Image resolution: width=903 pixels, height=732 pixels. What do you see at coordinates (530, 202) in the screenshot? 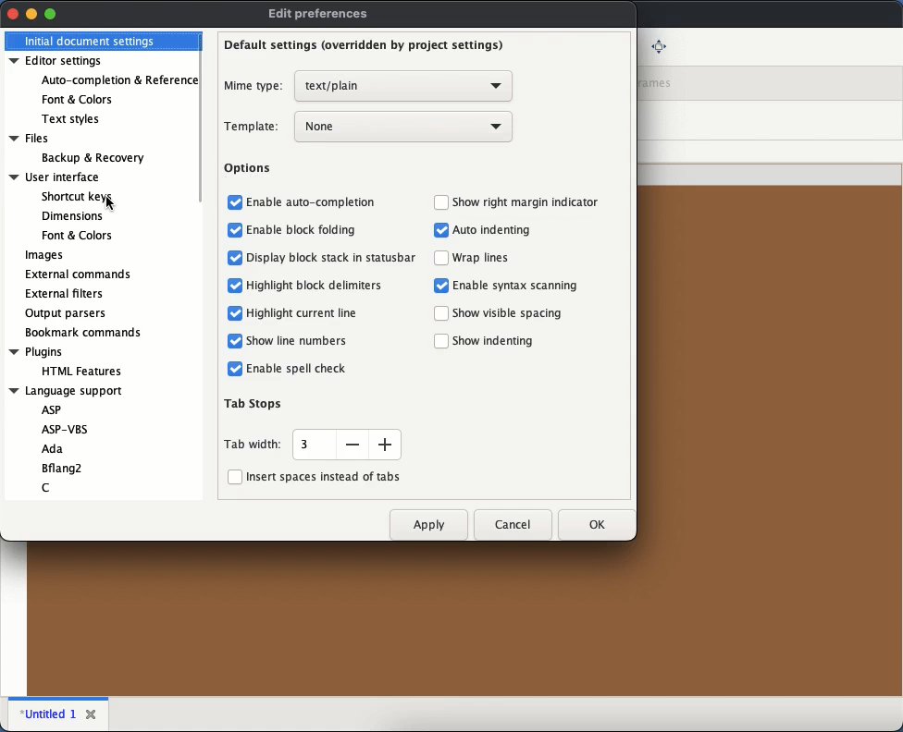
I see `Show right margin indicator` at bounding box center [530, 202].